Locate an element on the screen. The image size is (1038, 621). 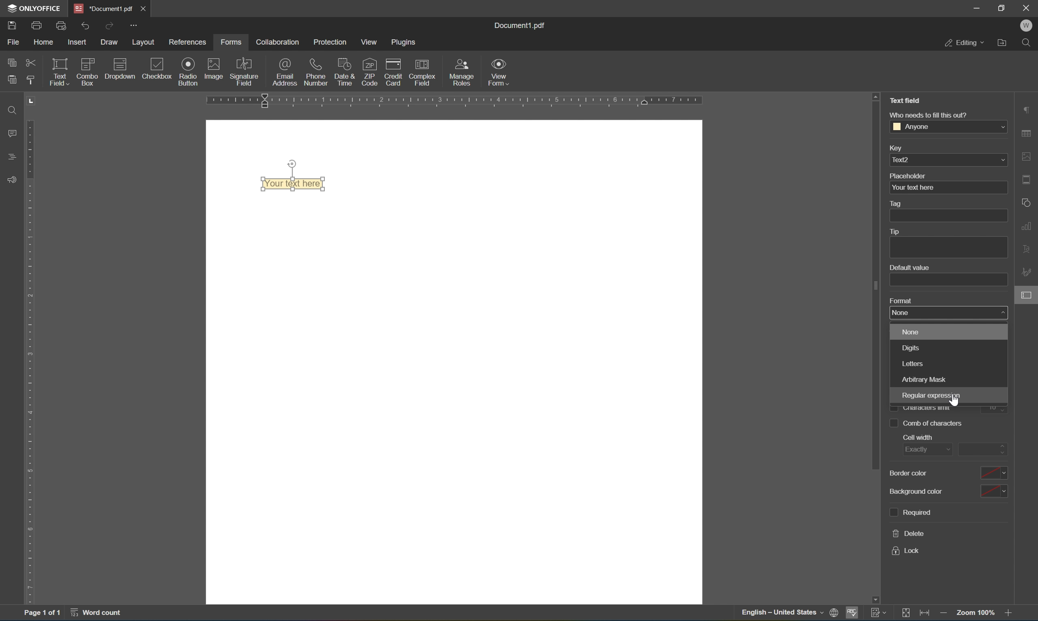
ONLYOFFICE is located at coordinates (36, 8).